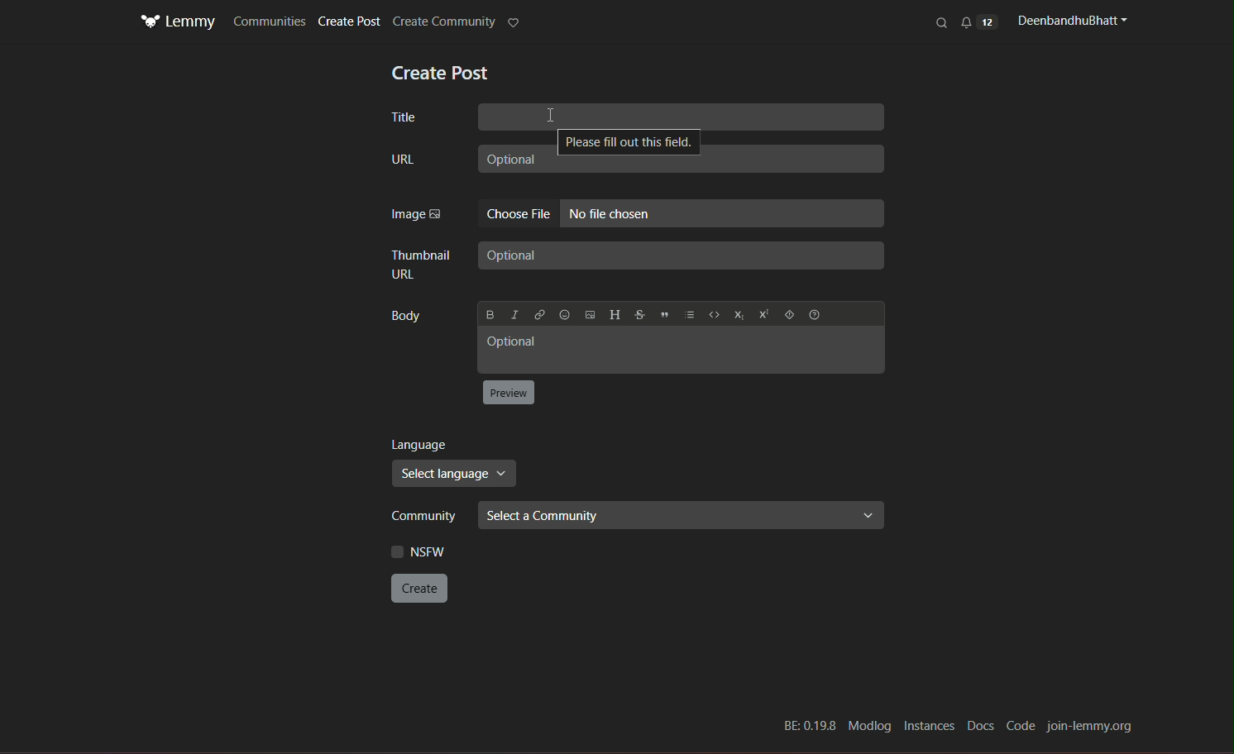 The width and height of the screenshot is (1234, 754). I want to click on Code, so click(1021, 726).